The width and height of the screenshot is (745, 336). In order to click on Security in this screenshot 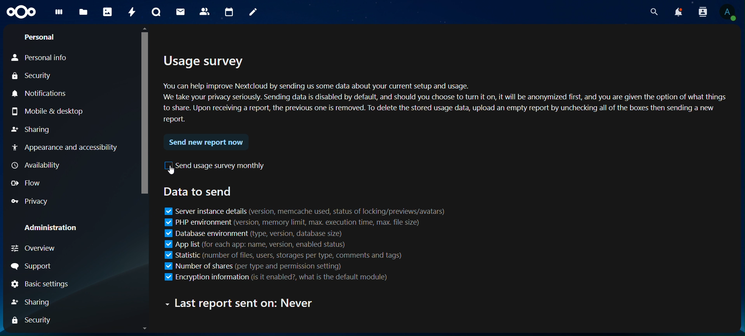, I will do `click(32, 76)`.